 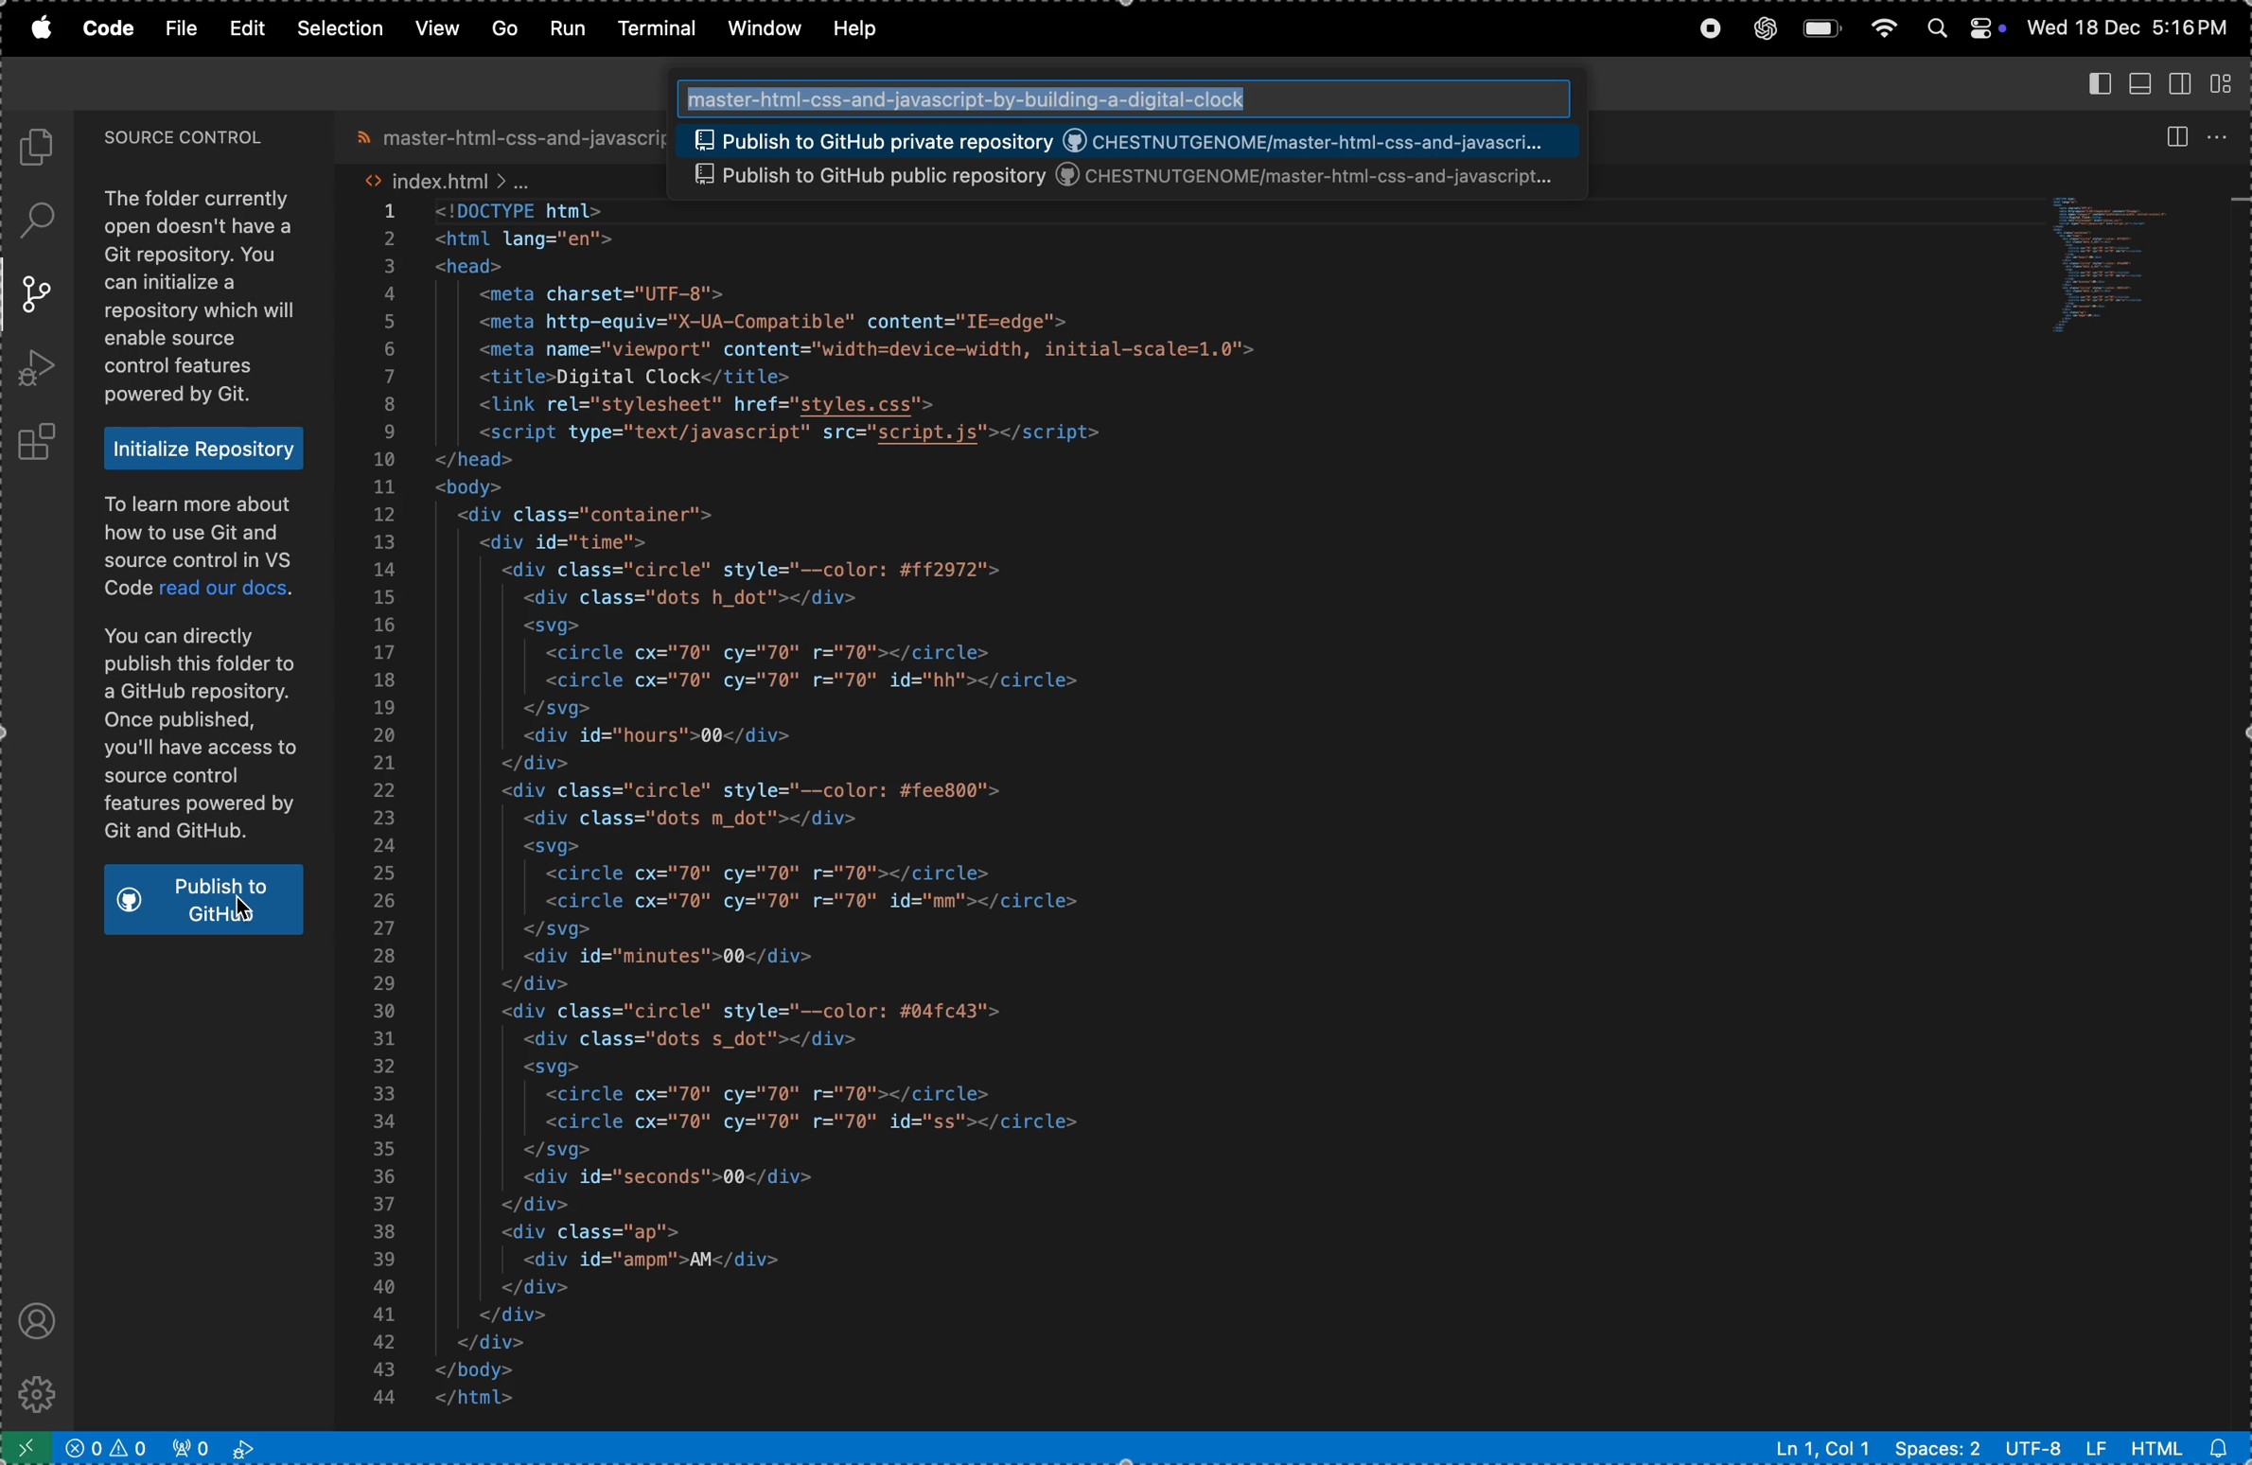 What do you see at coordinates (1761, 30) in the screenshot?
I see `chatgpt` at bounding box center [1761, 30].